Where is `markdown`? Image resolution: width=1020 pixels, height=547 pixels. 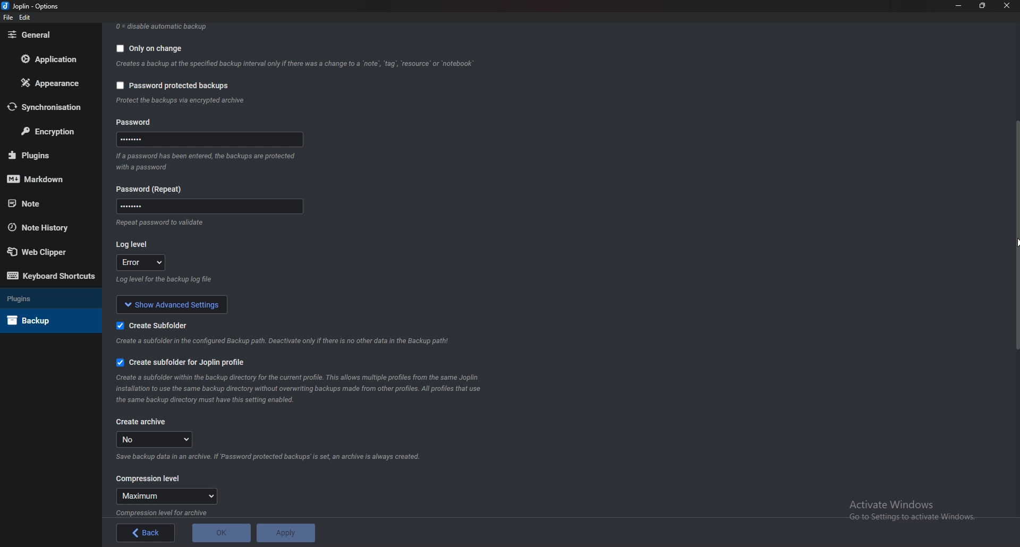
markdown is located at coordinates (47, 178).